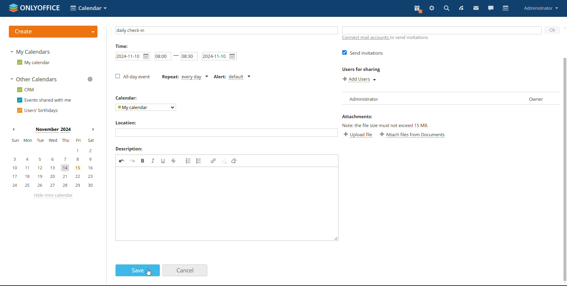 The height and width of the screenshot is (286, 567). Describe the element at coordinates (145, 108) in the screenshot. I see `select calendar` at that location.